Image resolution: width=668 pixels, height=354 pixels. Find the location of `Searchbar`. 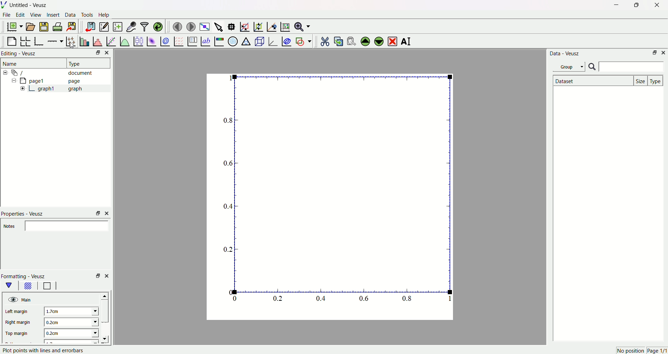

Searchbar is located at coordinates (626, 67).